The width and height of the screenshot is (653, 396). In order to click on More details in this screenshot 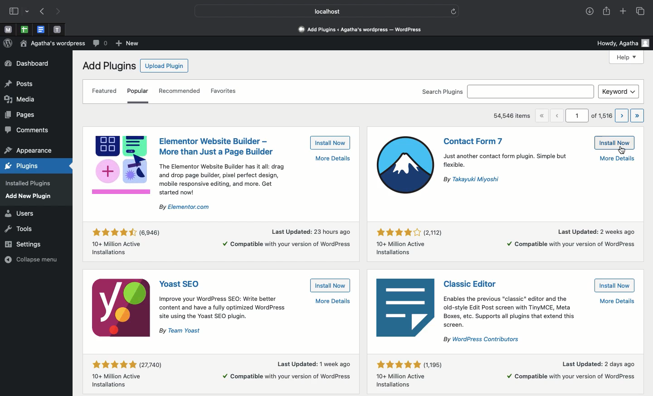, I will do `click(571, 240)`.